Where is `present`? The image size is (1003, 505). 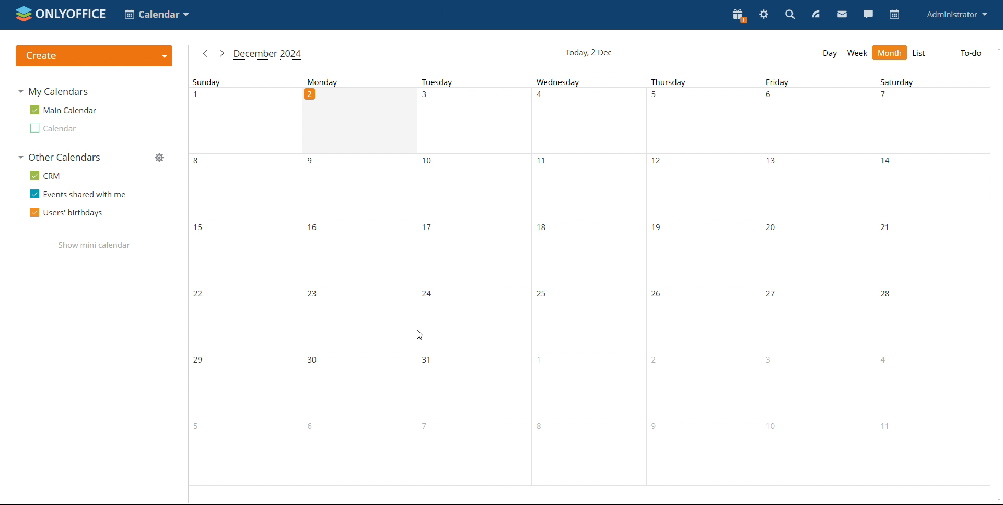 present is located at coordinates (739, 16).